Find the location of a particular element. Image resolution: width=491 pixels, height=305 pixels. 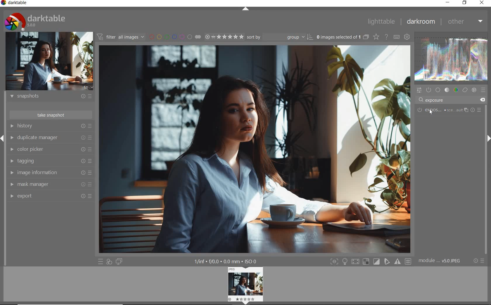

color is located at coordinates (456, 90).